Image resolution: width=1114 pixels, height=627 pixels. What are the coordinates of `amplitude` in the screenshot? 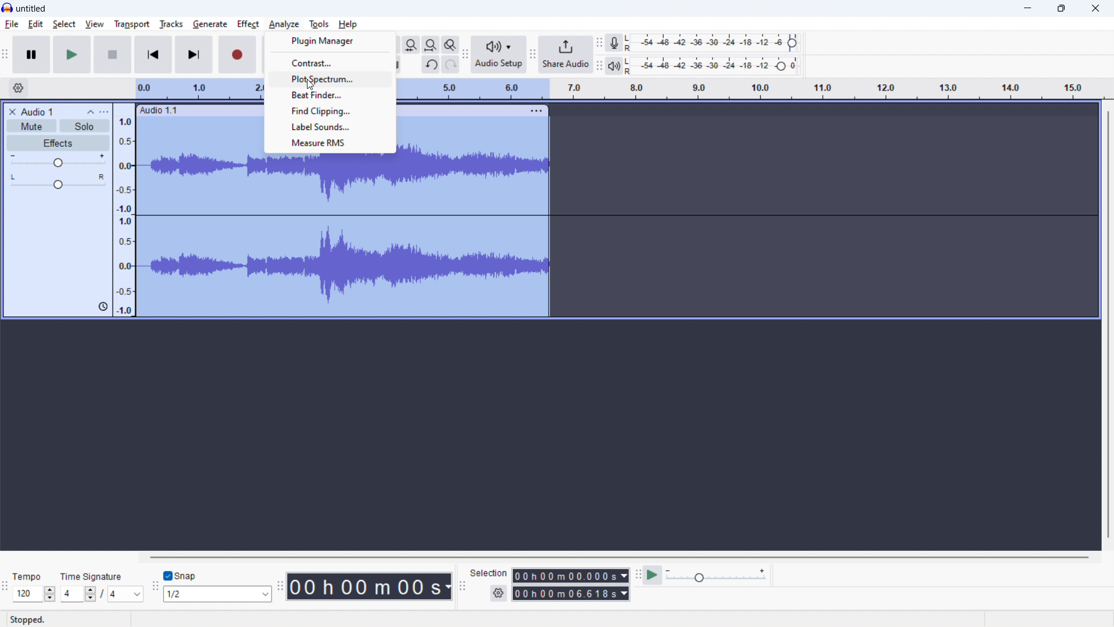 It's located at (125, 210).